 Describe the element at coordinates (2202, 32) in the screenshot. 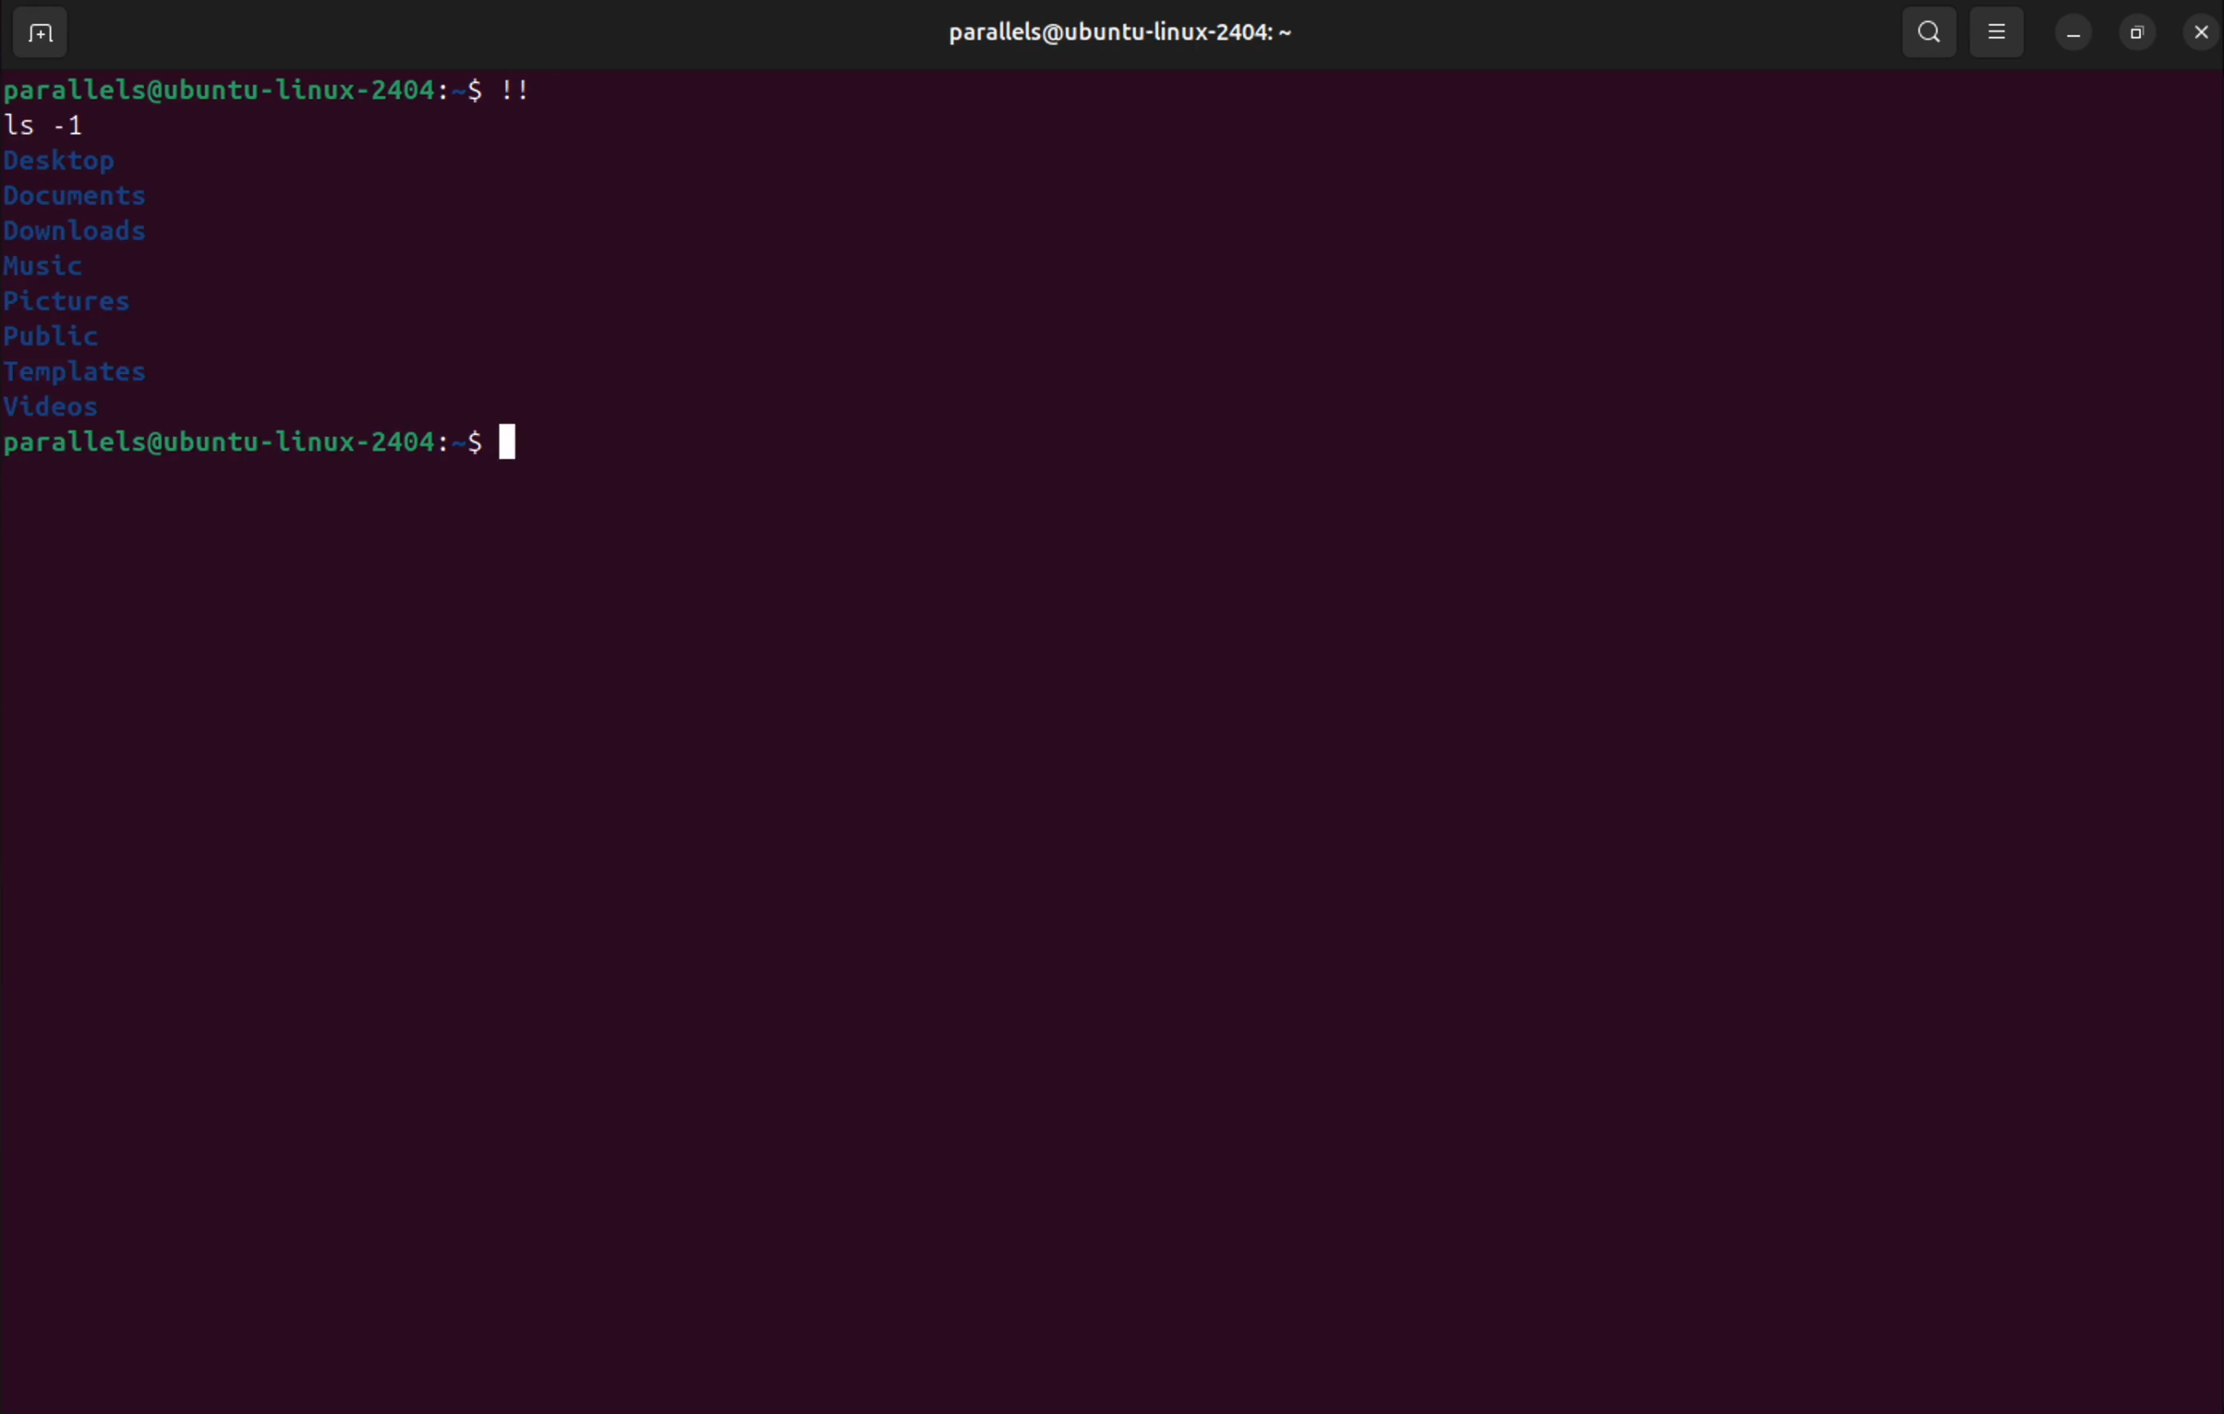

I see `close` at that location.